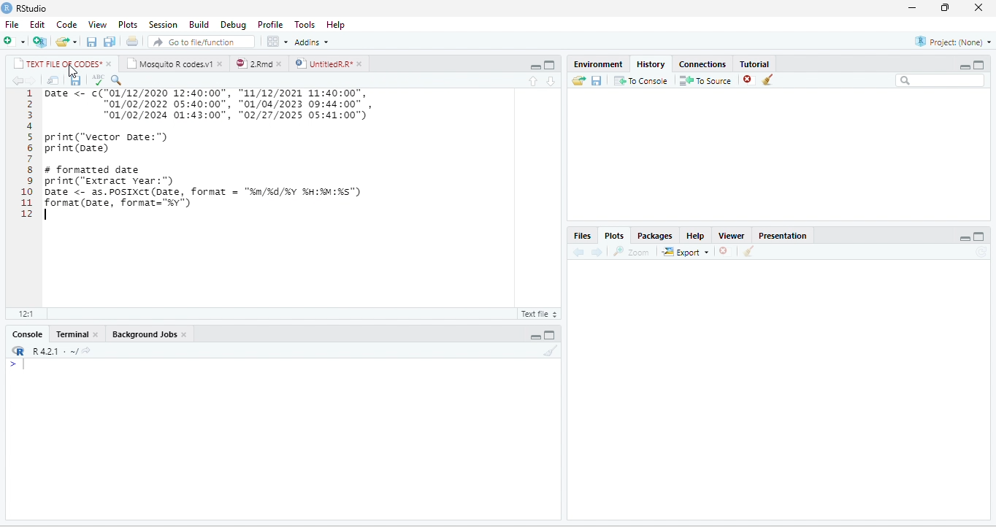 The height and width of the screenshot is (527, 996). What do you see at coordinates (278, 42) in the screenshot?
I see `options` at bounding box center [278, 42].